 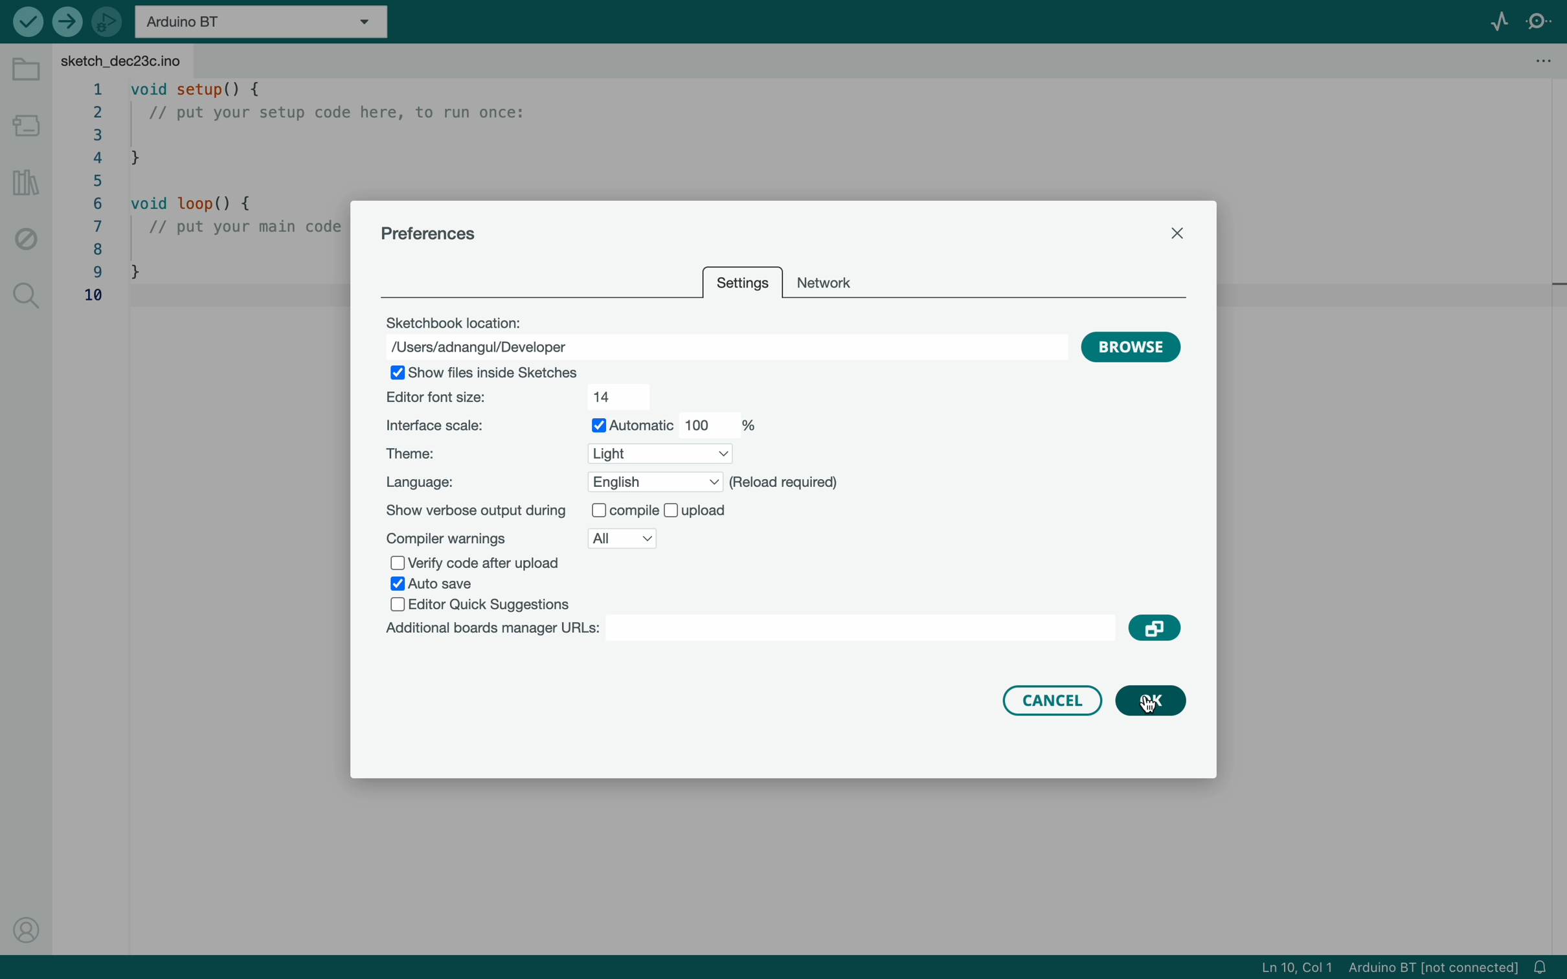 I want to click on show file, so click(x=502, y=373).